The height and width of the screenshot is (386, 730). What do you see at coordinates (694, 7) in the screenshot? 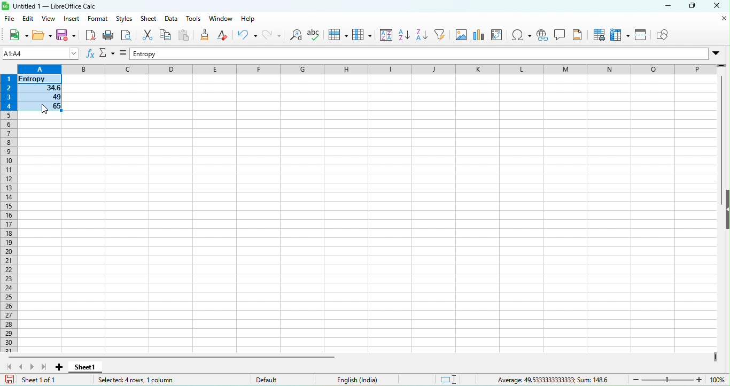
I see `maximize` at bounding box center [694, 7].